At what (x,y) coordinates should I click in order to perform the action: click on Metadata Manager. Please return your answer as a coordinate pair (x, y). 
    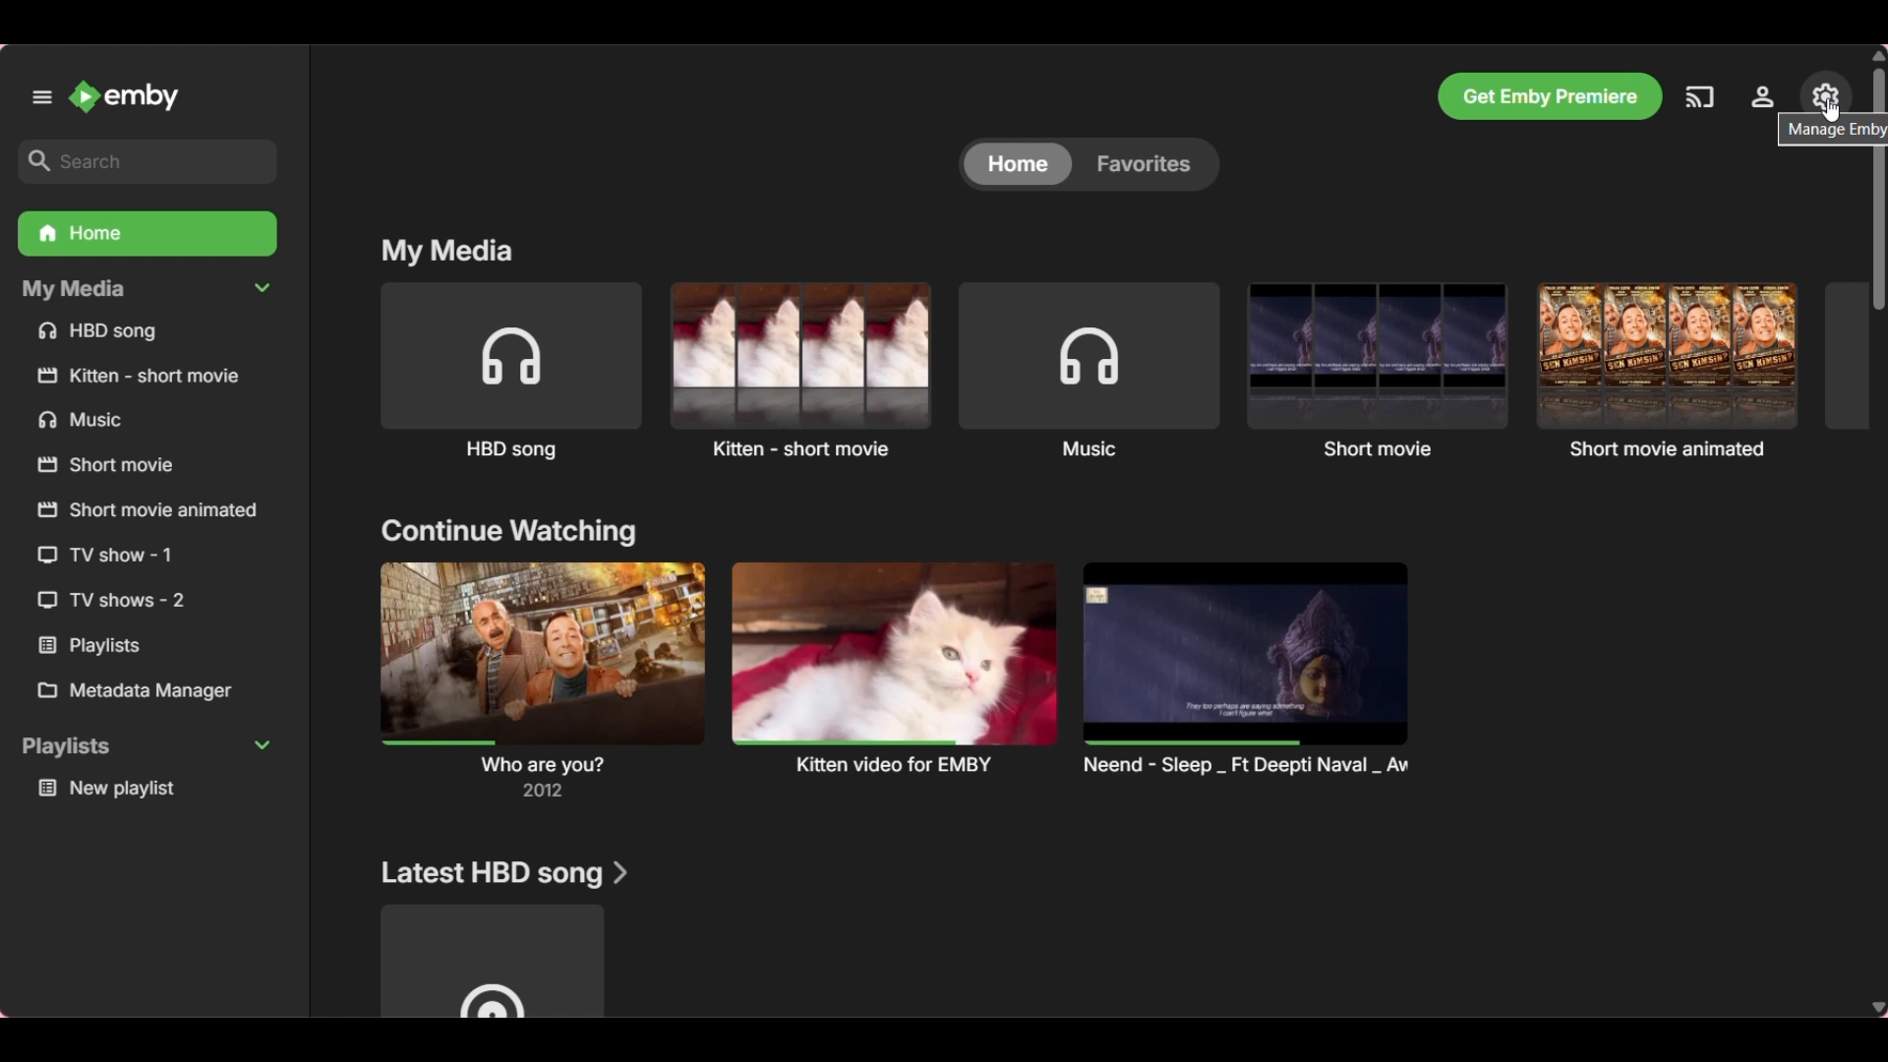
    Looking at the image, I should click on (147, 691).